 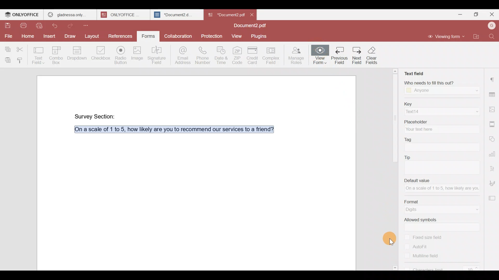 What do you see at coordinates (8, 36) in the screenshot?
I see `File` at bounding box center [8, 36].